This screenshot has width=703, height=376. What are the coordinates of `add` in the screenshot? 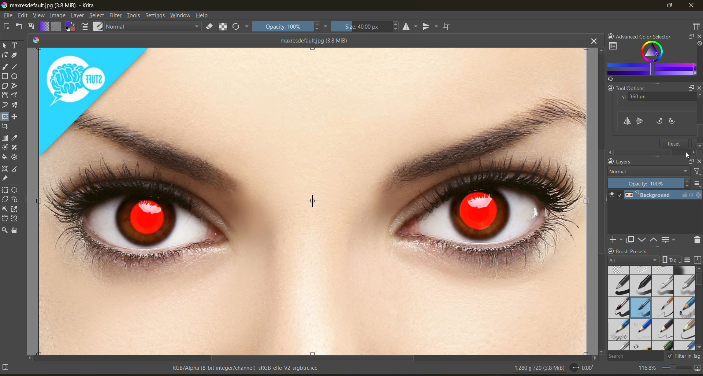 It's located at (615, 240).